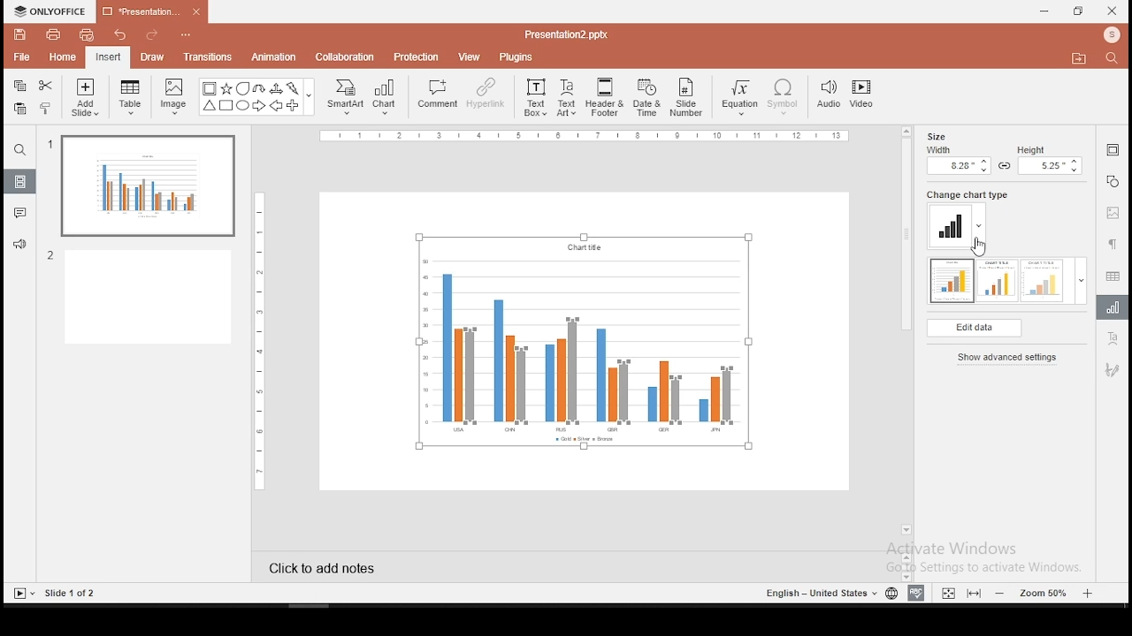  What do you see at coordinates (1111, 149) in the screenshot?
I see `slide settings` at bounding box center [1111, 149].